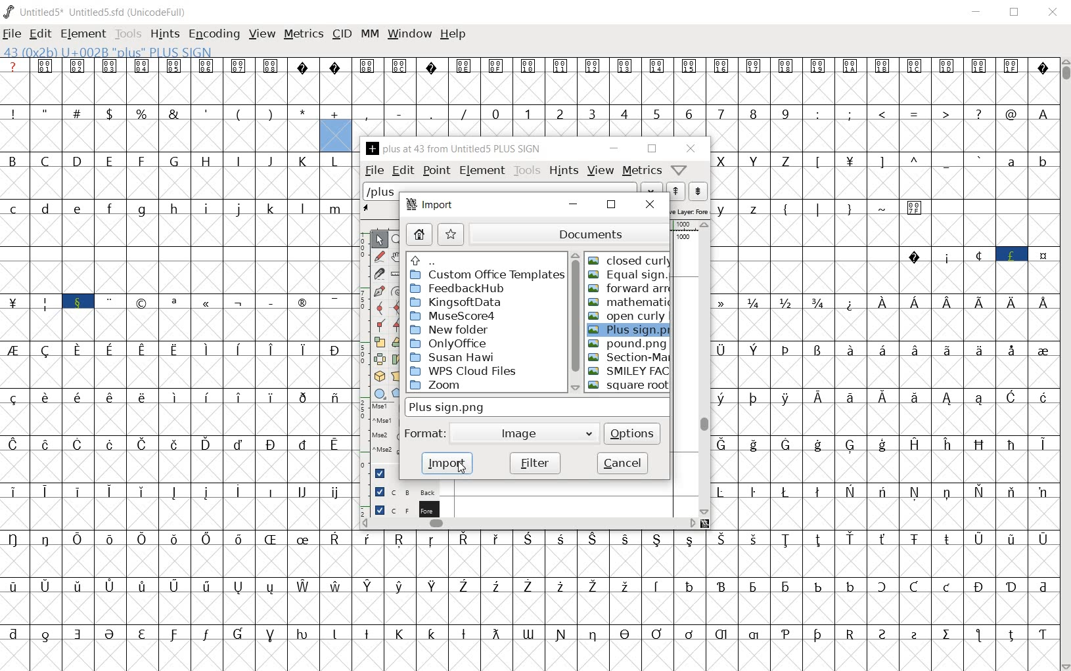 Image resolution: width=1071 pixels, height=671 pixels. I want to click on Format, so click(428, 434).